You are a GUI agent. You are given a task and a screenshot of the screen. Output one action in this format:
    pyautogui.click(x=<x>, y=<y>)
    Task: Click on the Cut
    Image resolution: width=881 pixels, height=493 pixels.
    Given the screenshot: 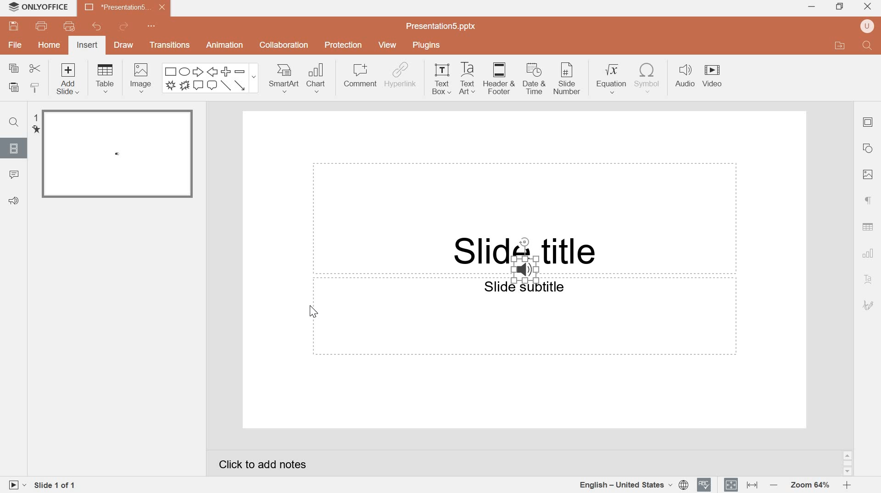 What is the action you would take?
    pyautogui.click(x=34, y=69)
    